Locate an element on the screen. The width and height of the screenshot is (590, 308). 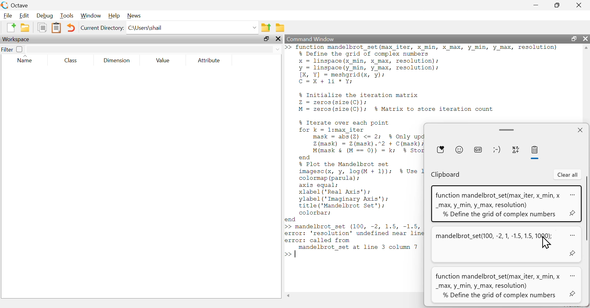
>> Iunction mandelbrot_set (max_1ter, X min, X max, y min, y max, resolution)
% Define the grid of complex numbers
x linspace(x_min, x max, resolution);
y Deine (y_min, y max, resolution);
[X, Y] = meshgrid(x, y);
C=X+1i *Y;
% Initialize the iteration matrix
Z = zeros (size(C)):
M = zeros (size(C)); % Matrix to store iteration count
% Iterate over each point
for k = l:max iter
mask = abs(2Z) <= 2; % Only update points inside the radius
Z (mask) = Z(mask).”2 + C(mask);
M(mask & (M == 0)) = k; % Store first escape iteration
end
% Plot the Mandelbrot set
imagesc(x, y, log(M + 1)); $% Use logarithm for better contrast
colormap (parula) ;
axis equal;
xlabel ('Real Axis');
ylabel ('Imaginary Axis');
title ('Mandelbrot Set'):
colorbar;
end
>> mandelbrot_set (100, -2, 1.5, -1.5, 1000);
error: 'resolution' undefined near line 3, column 32
error: called from
| randelprot_set at line 3 column 7
>> is located at coordinates (353, 151).